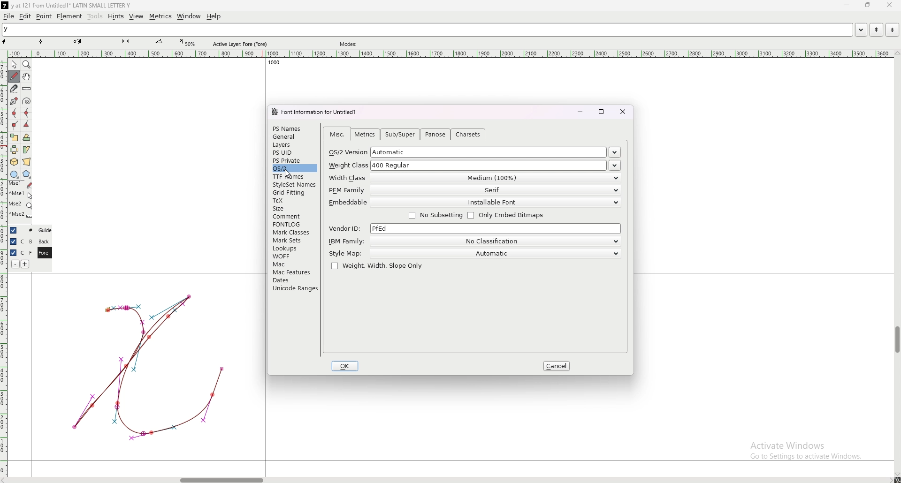  What do you see at coordinates (337, 135) in the screenshot?
I see `misc` at bounding box center [337, 135].